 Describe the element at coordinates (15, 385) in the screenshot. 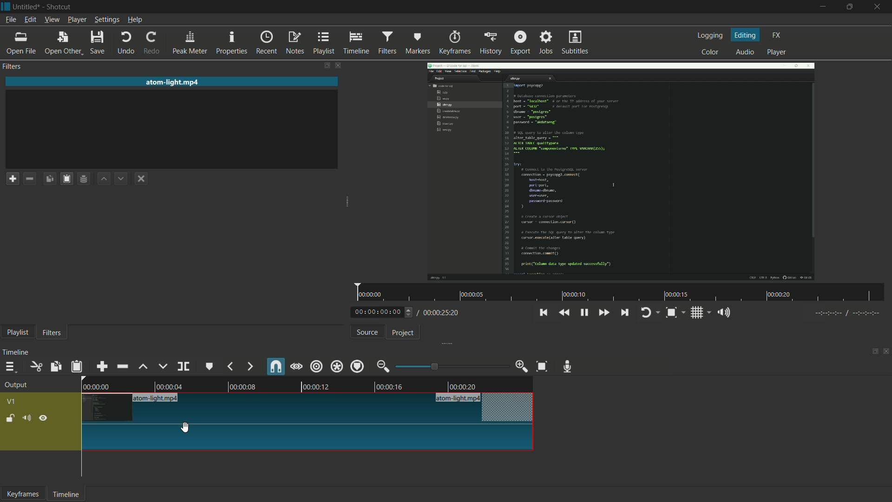

I see `output` at that location.